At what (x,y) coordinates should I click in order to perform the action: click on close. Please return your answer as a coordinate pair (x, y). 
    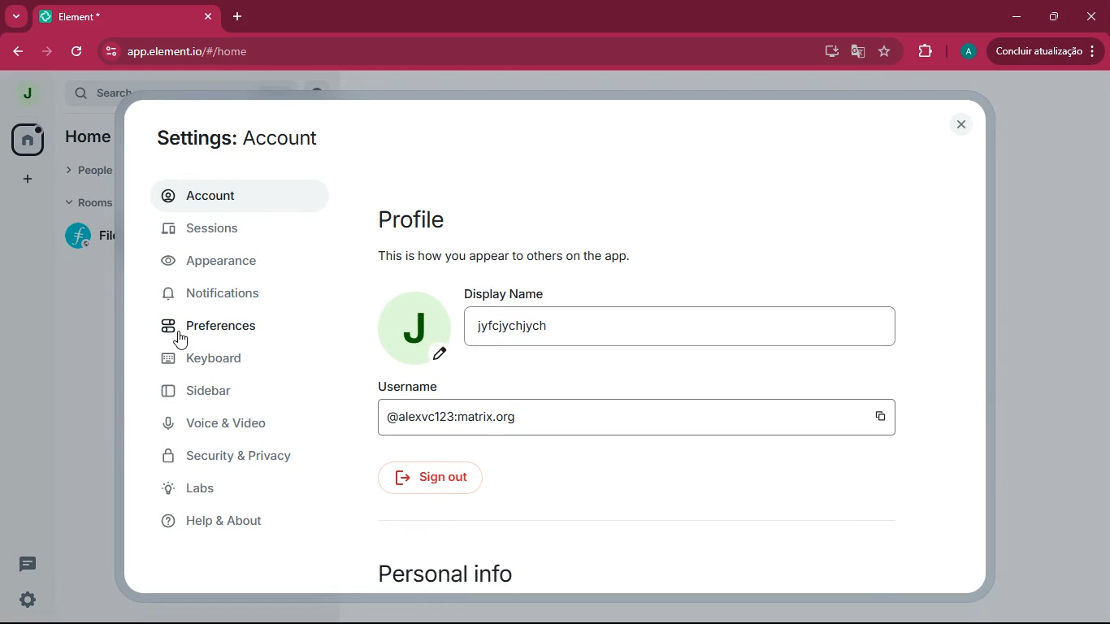
    Looking at the image, I should click on (1091, 17).